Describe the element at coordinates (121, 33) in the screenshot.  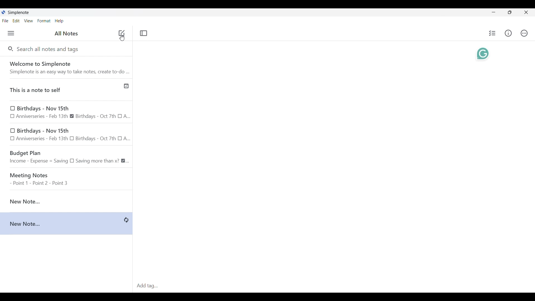
I see `cursor` at that location.